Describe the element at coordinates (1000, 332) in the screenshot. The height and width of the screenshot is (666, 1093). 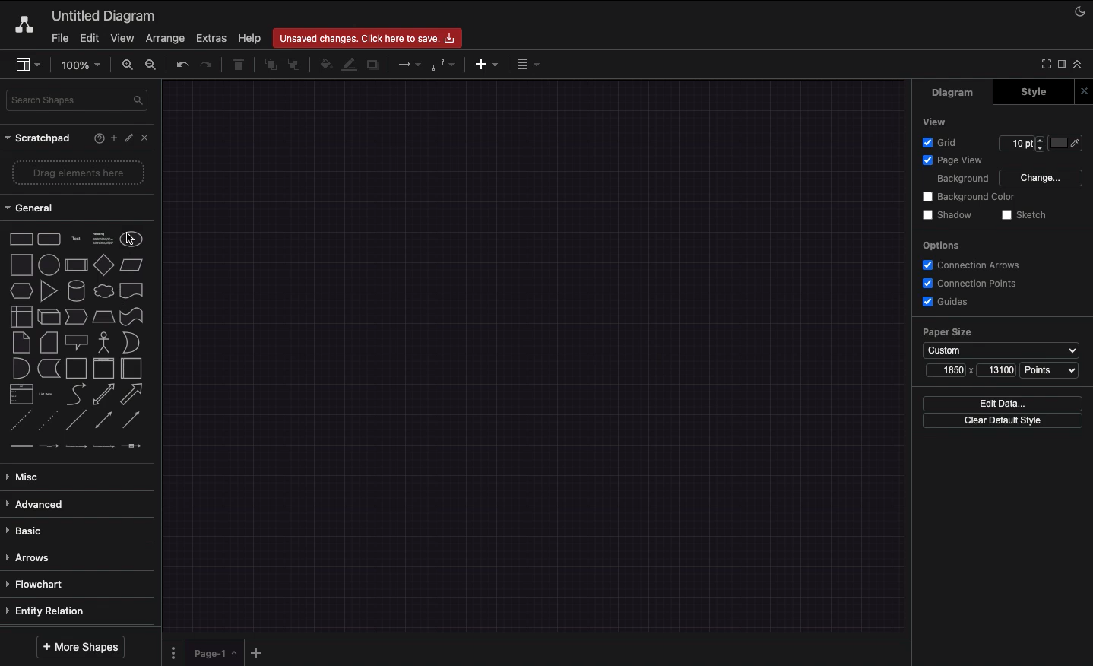
I see `Paper size` at that location.